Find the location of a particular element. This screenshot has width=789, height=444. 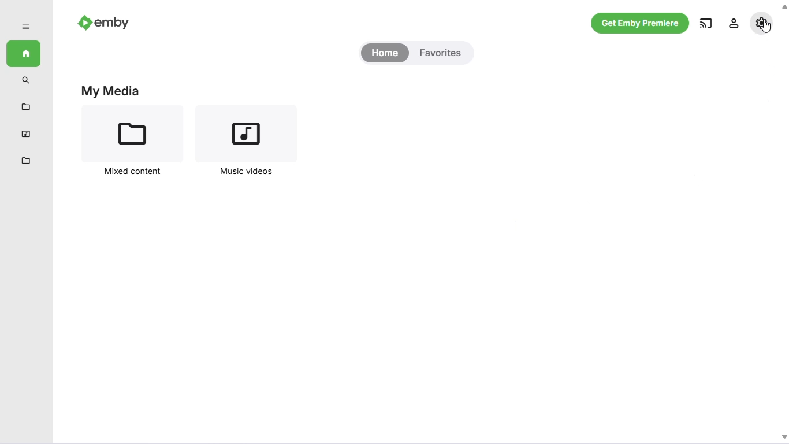

manage emby server is located at coordinates (761, 22).